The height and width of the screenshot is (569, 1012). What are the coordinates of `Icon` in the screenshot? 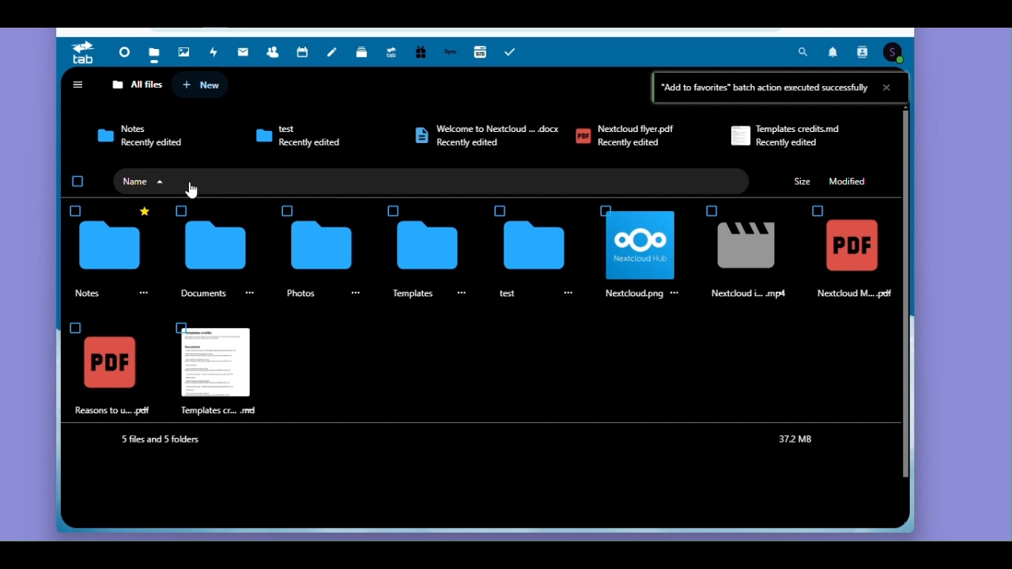 It's located at (640, 246).